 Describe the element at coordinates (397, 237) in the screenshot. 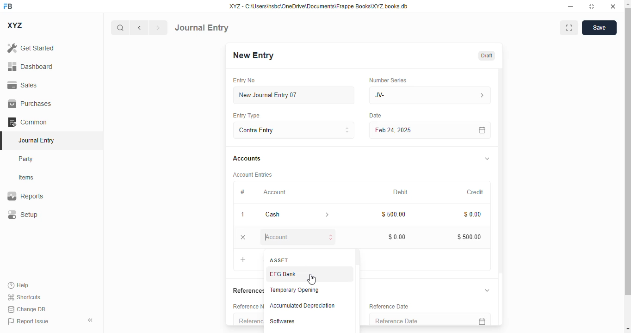

I see `$0.00` at that location.